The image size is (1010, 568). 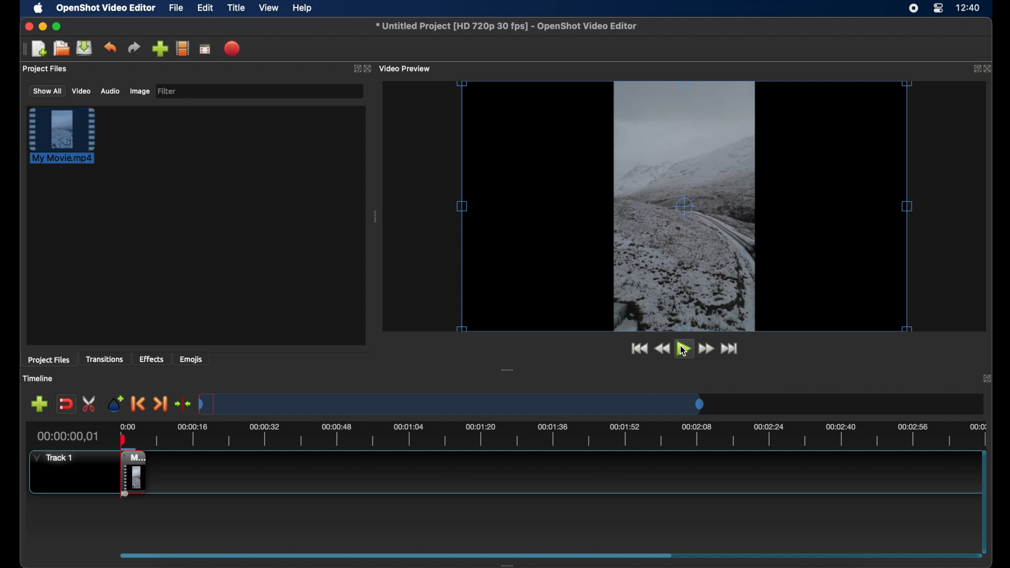 What do you see at coordinates (376, 218) in the screenshot?
I see `drag handle` at bounding box center [376, 218].